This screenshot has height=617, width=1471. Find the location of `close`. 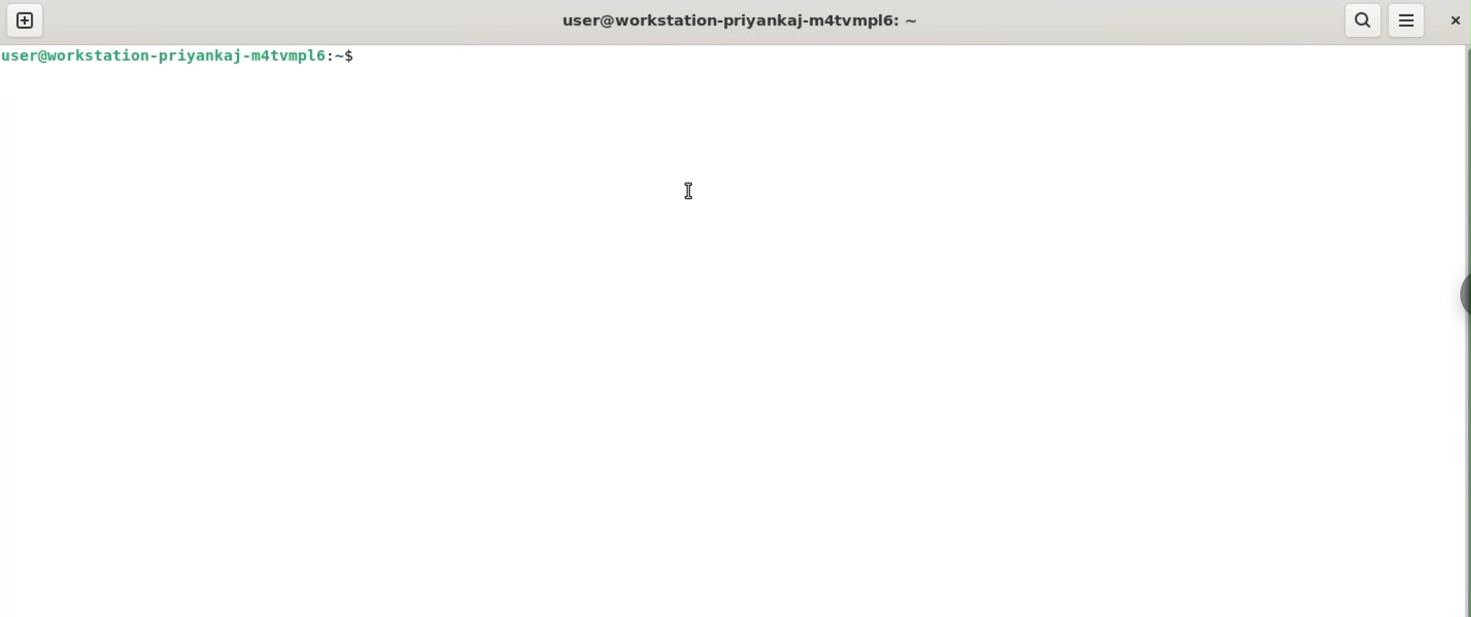

close is located at coordinates (1454, 19).